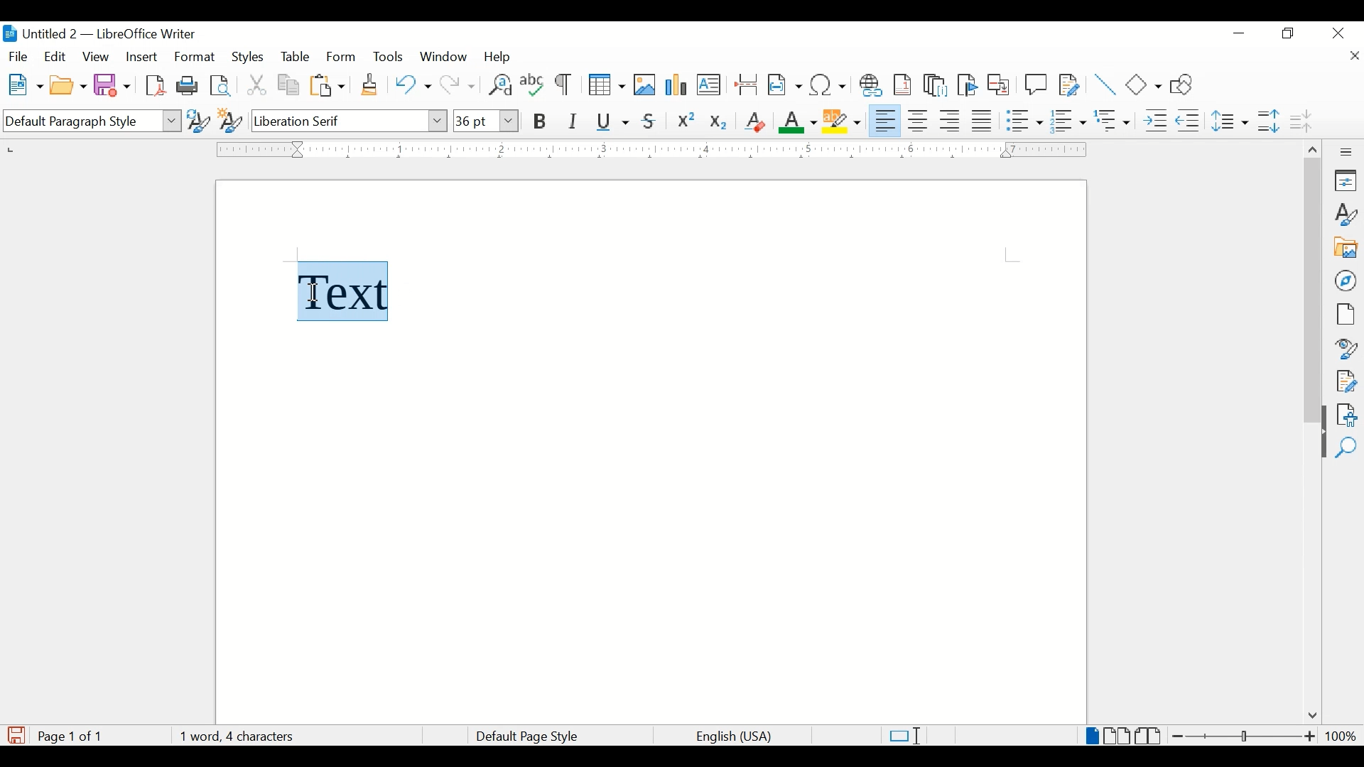 Image resolution: width=1364 pixels, height=767 pixels. I want to click on restore down, so click(1289, 33).